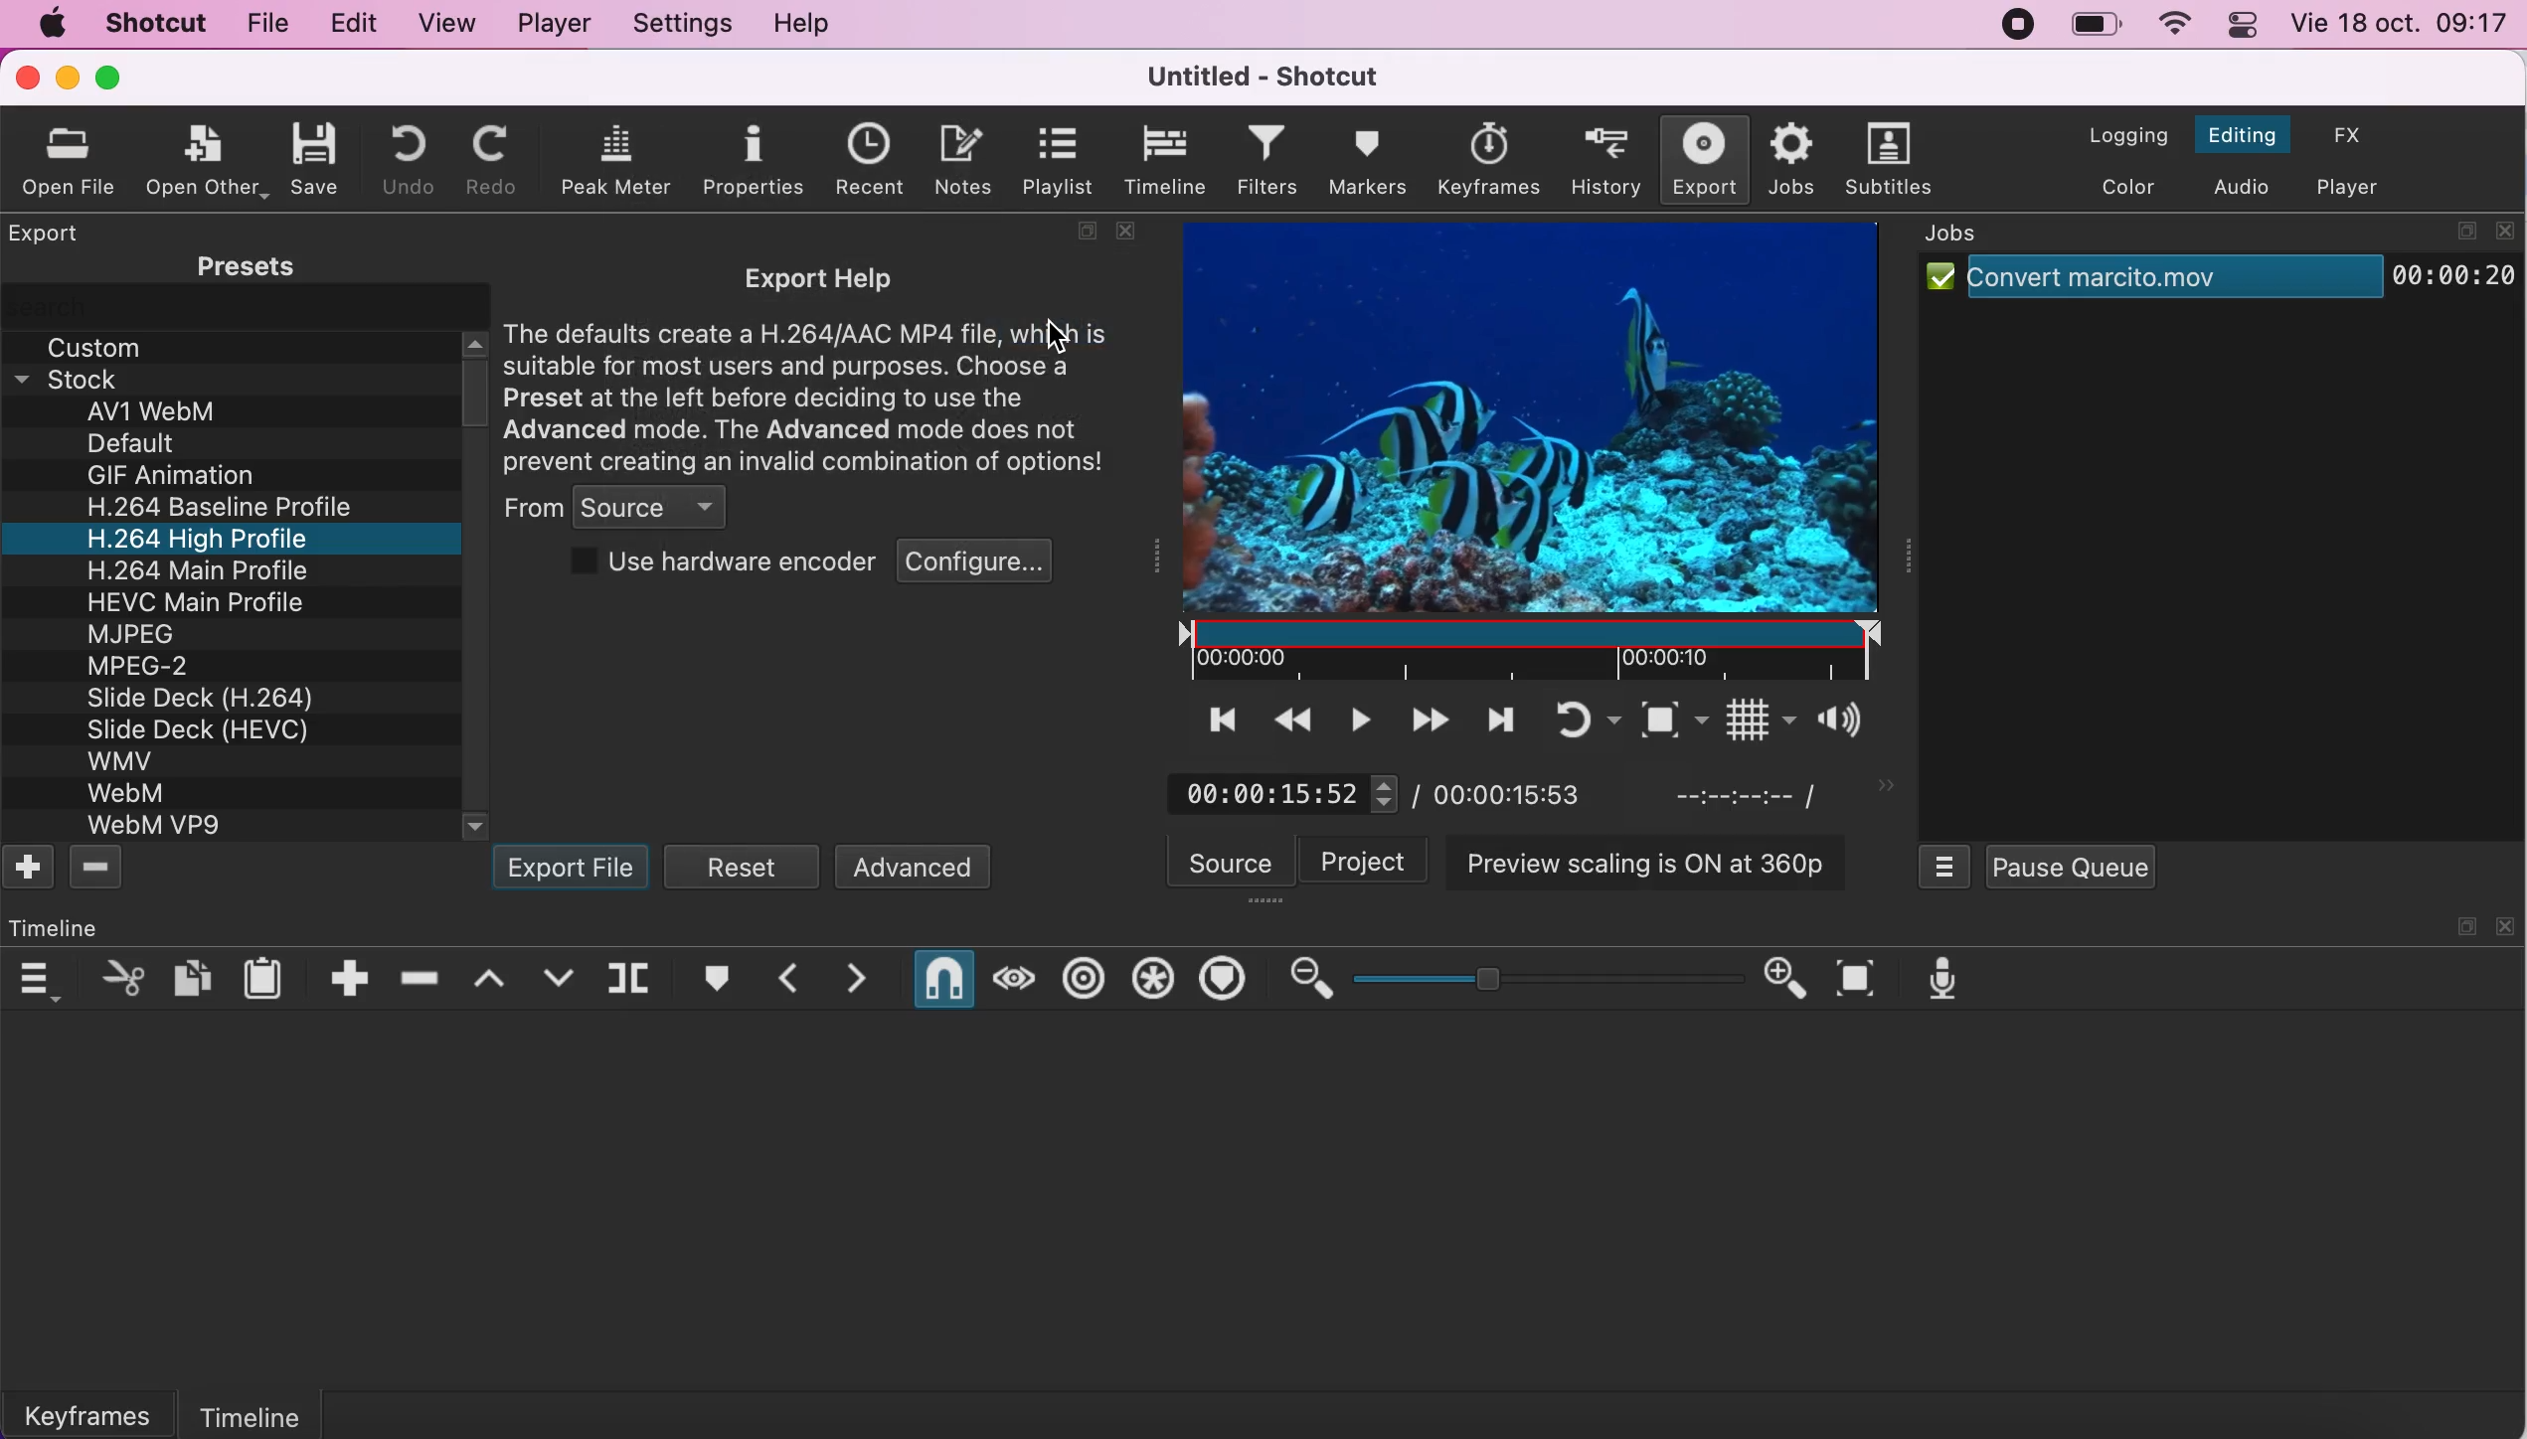 The width and height of the screenshot is (2527, 1439). What do you see at coordinates (616, 161) in the screenshot?
I see `peak meter` at bounding box center [616, 161].